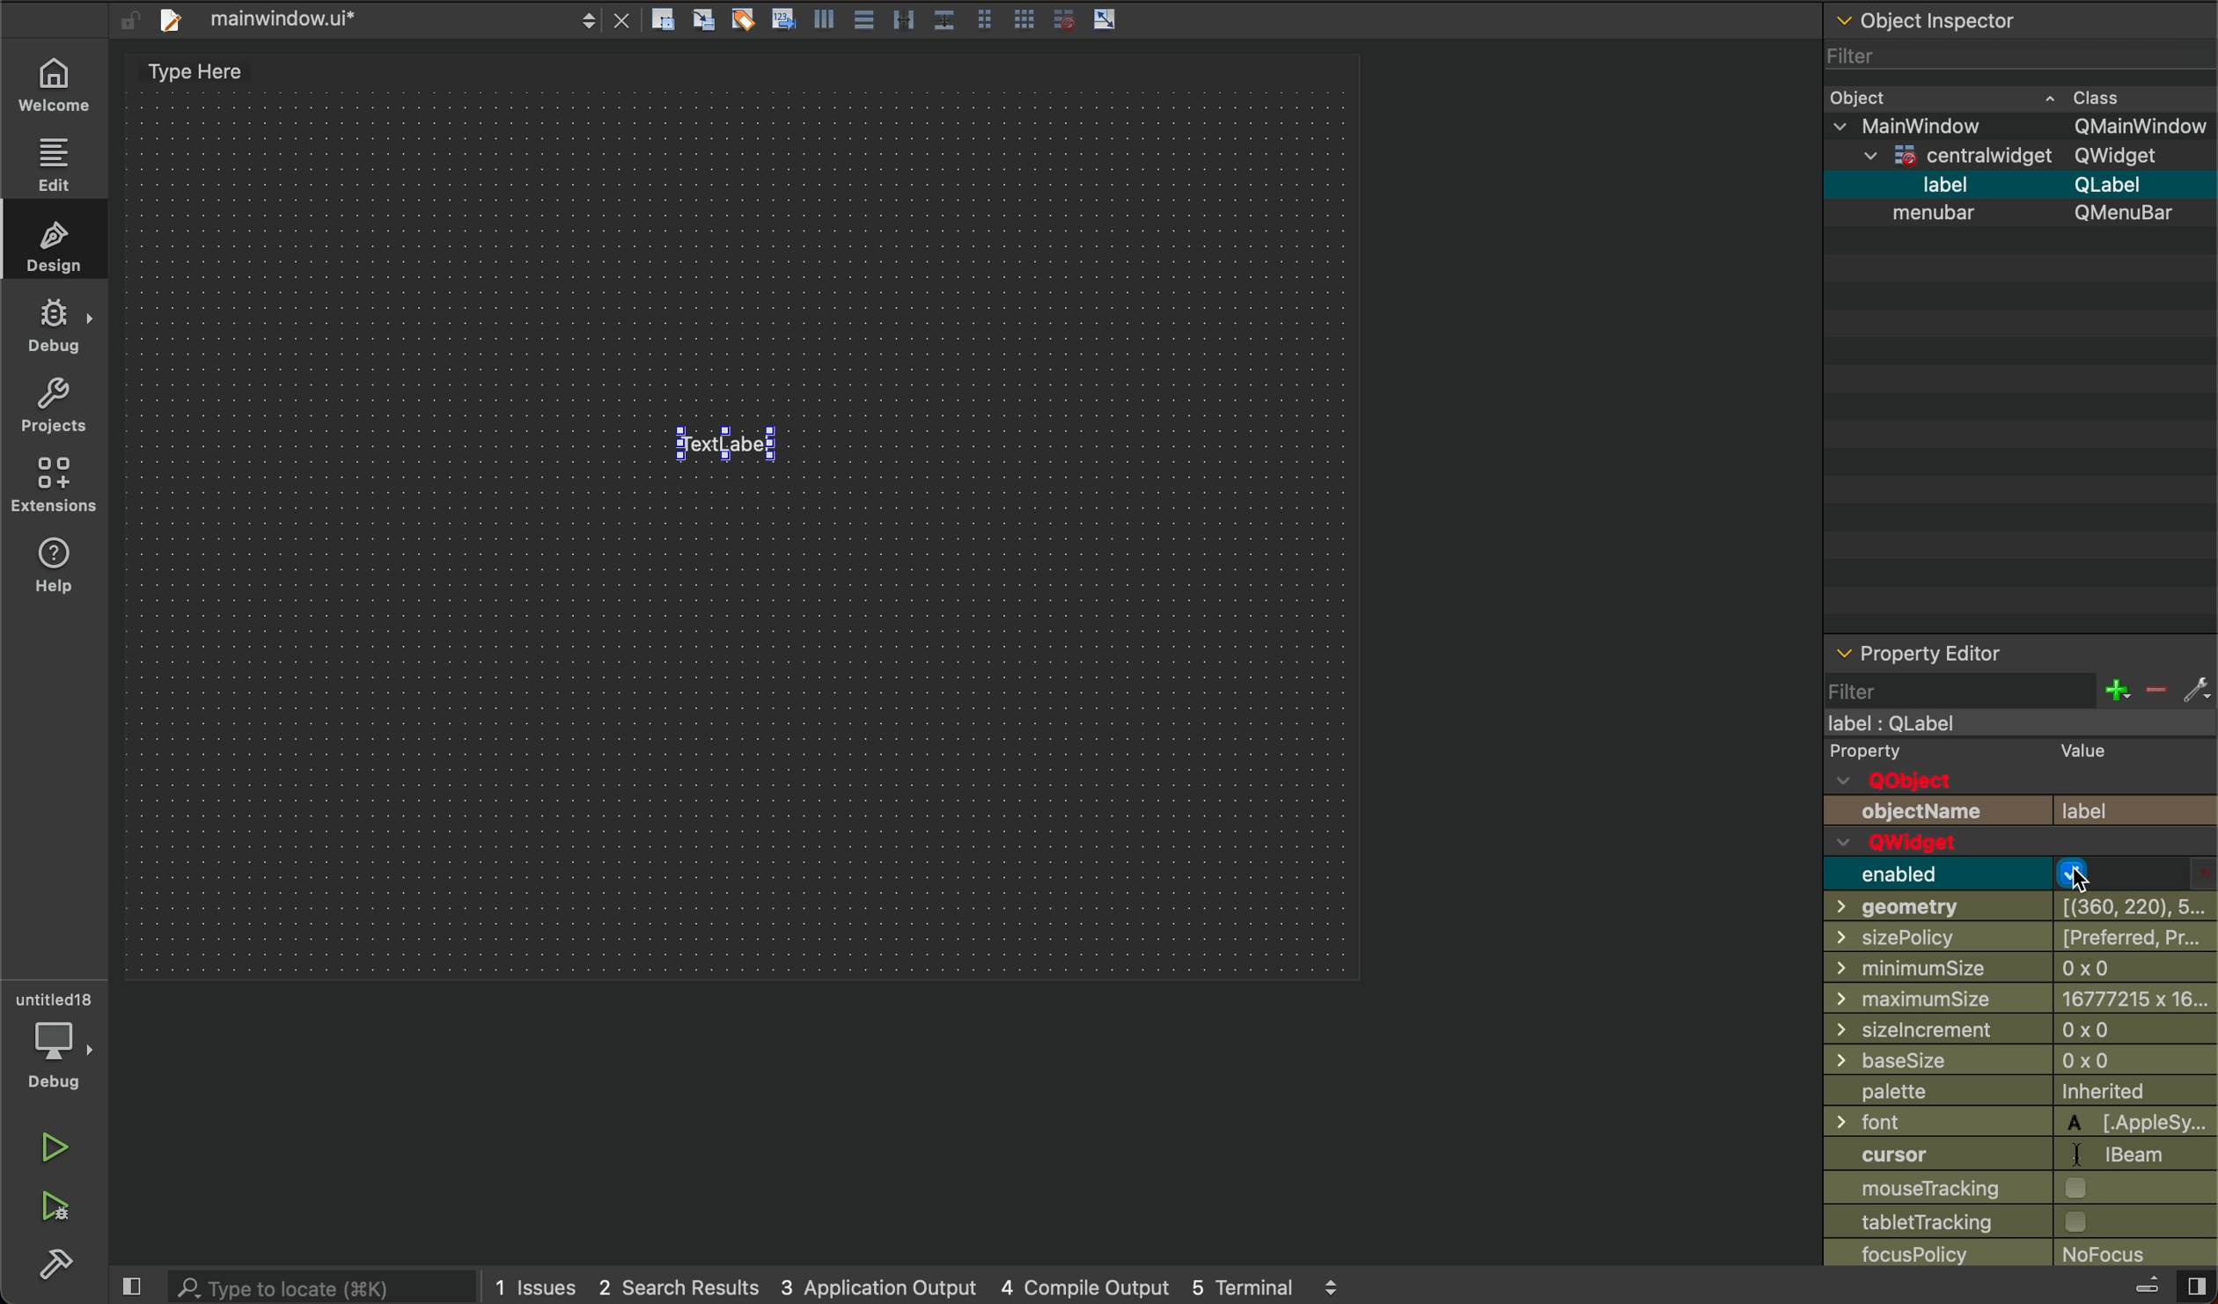 The image size is (2218, 1304). I want to click on debug, so click(50, 1062).